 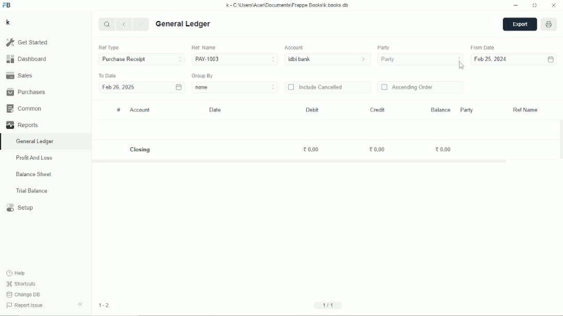 What do you see at coordinates (107, 75) in the screenshot?
I see `To date` at bounding box center [107, 75].